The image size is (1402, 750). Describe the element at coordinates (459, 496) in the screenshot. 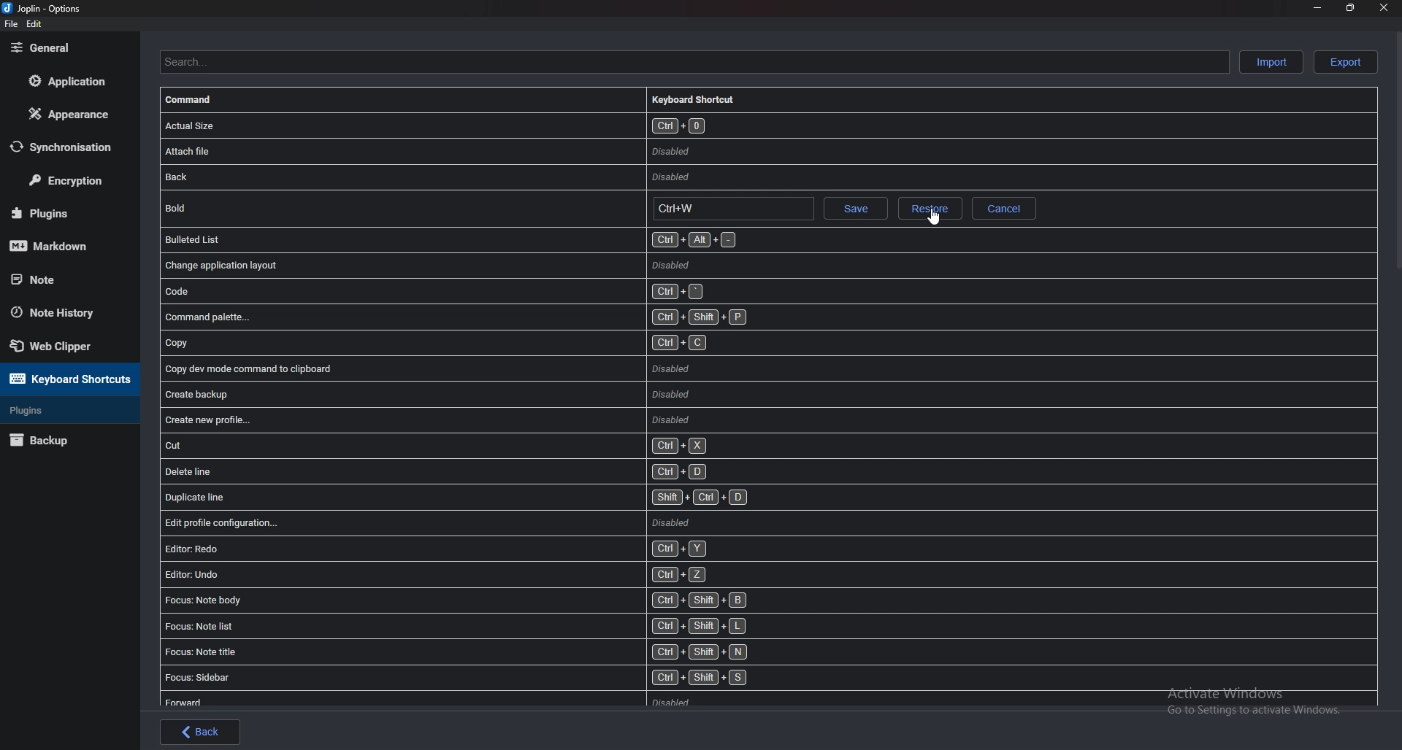

I see `Duplicate line` at that location.